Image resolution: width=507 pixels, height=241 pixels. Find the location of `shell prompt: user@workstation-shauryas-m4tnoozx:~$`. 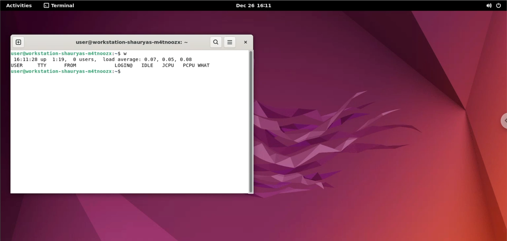

shell prompt: user@workstation-shauryas-m4tnoozx:~$ is located at coordinates (66, 54).